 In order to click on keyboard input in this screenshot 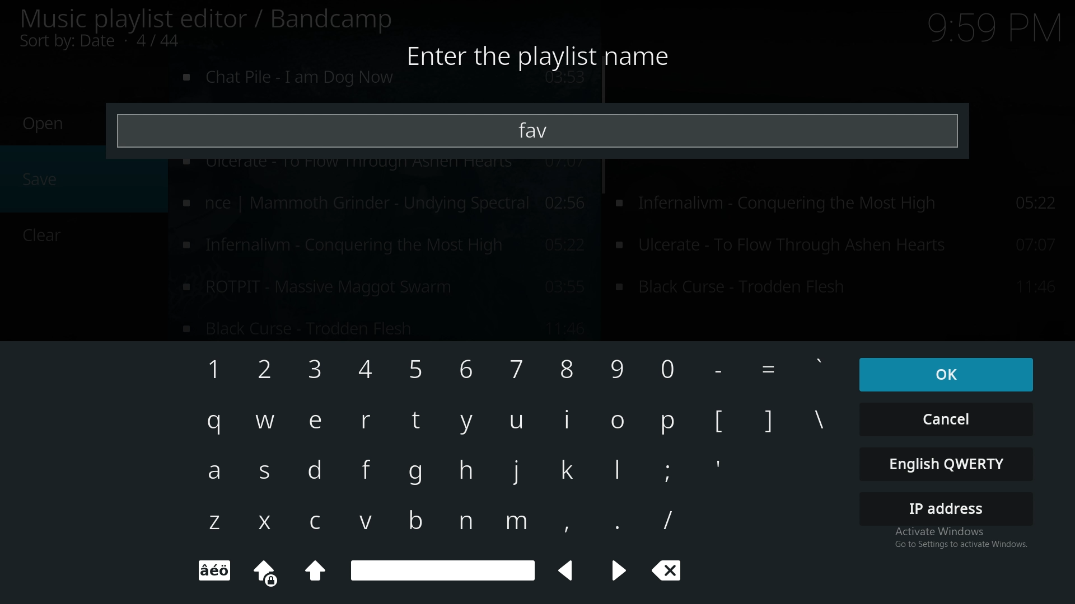, I will do `click(768, 370)`.